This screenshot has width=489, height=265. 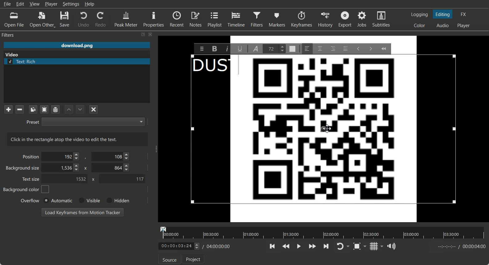 I want to click on Left, so click(x=307, y=48).